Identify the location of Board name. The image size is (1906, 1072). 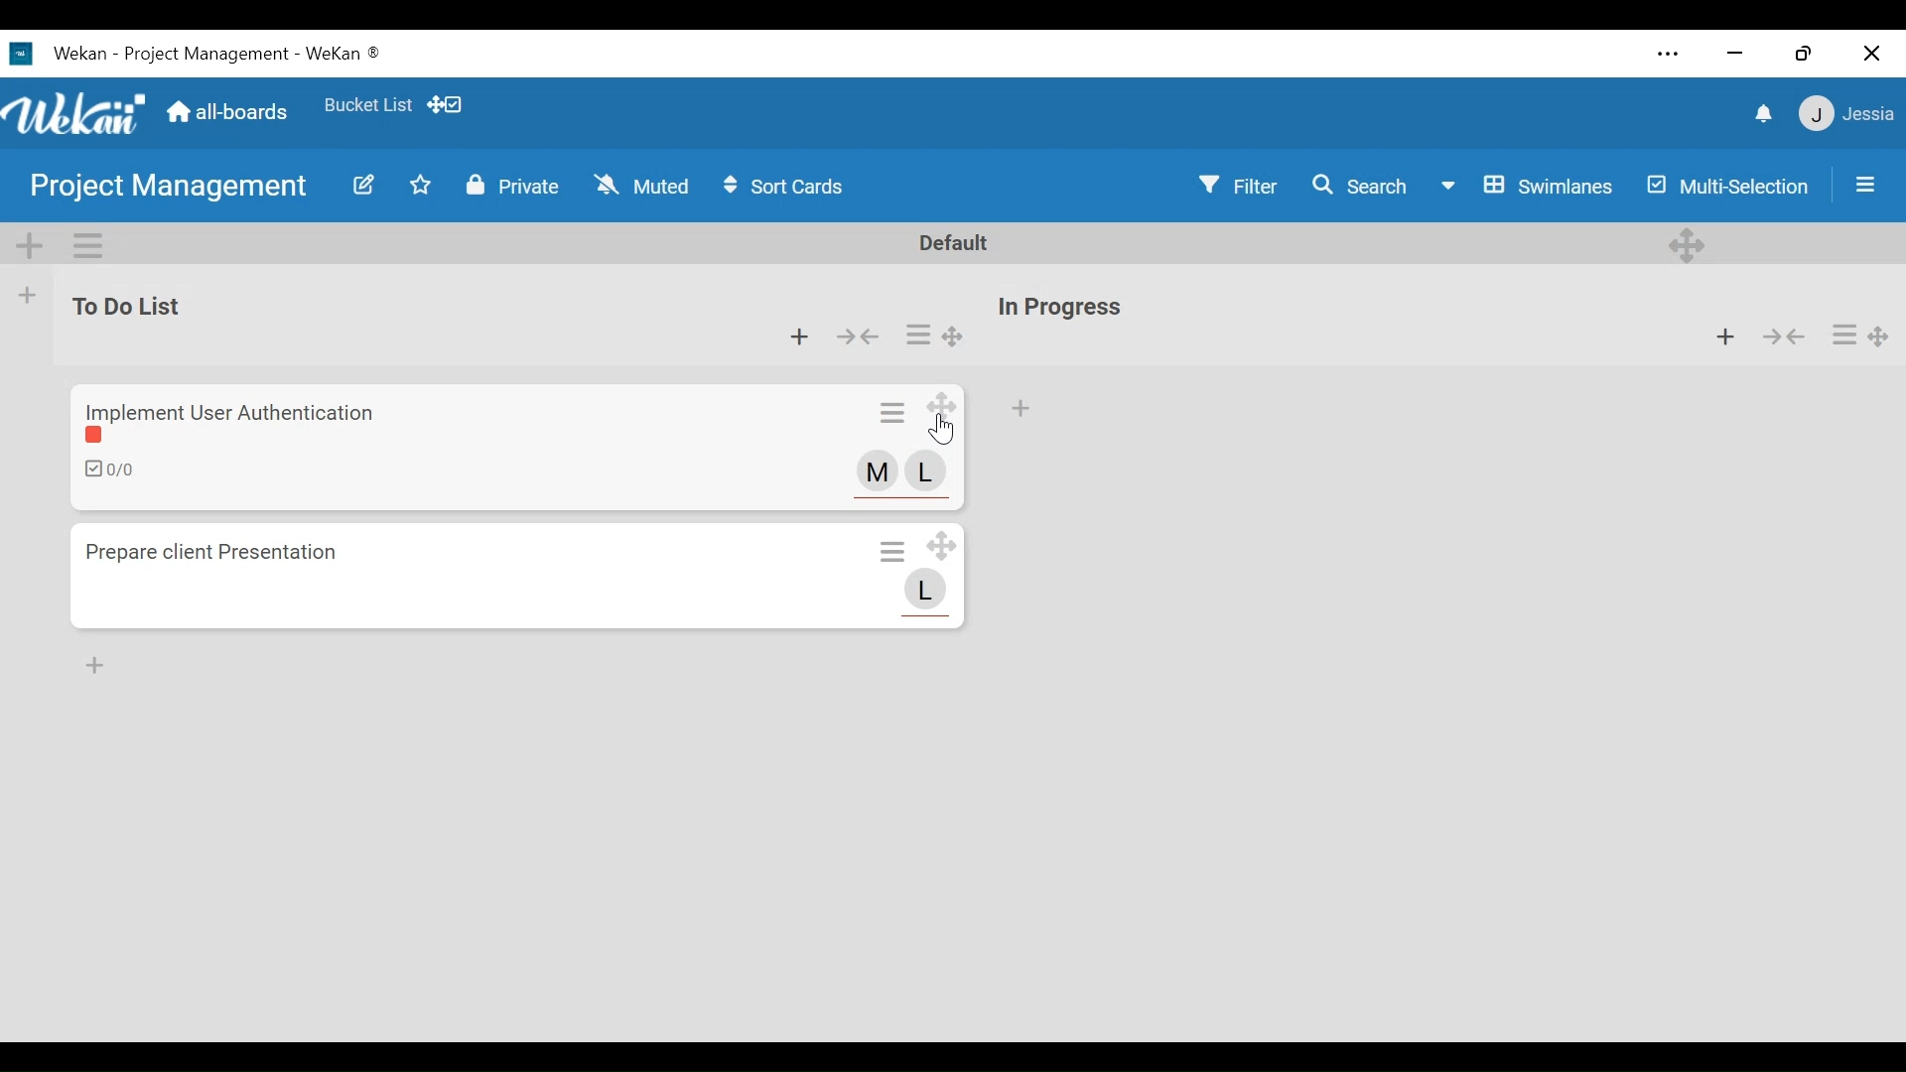
(166, 185).